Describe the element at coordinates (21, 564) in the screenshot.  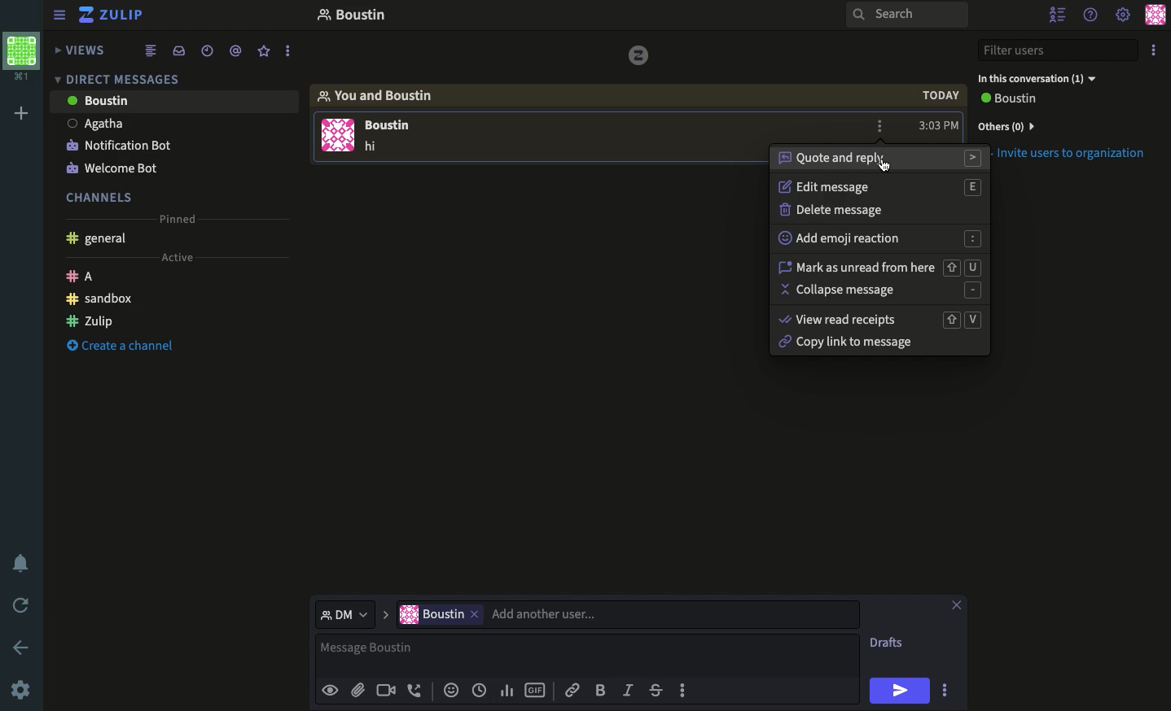
I see `Notification` at that location.